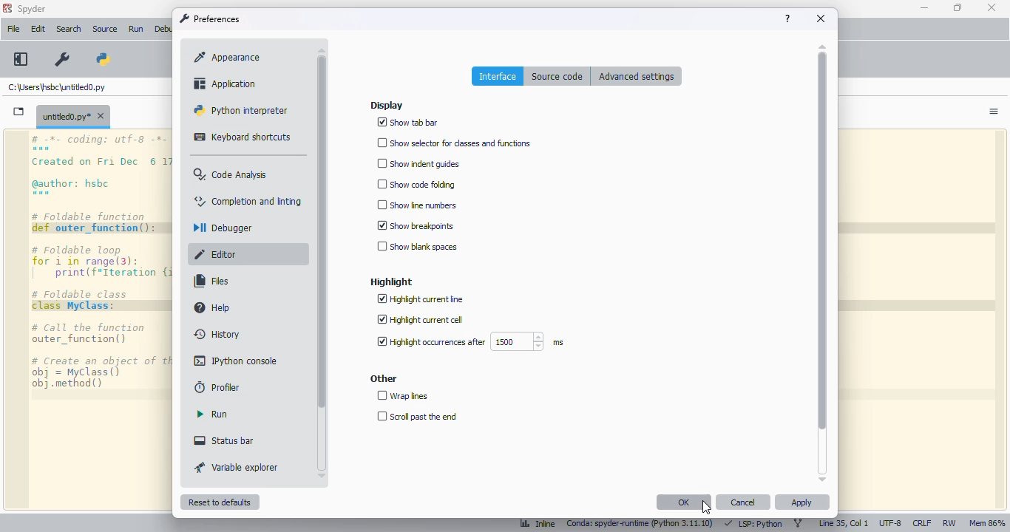  I want to click on LSP: python, so click(753, 524).